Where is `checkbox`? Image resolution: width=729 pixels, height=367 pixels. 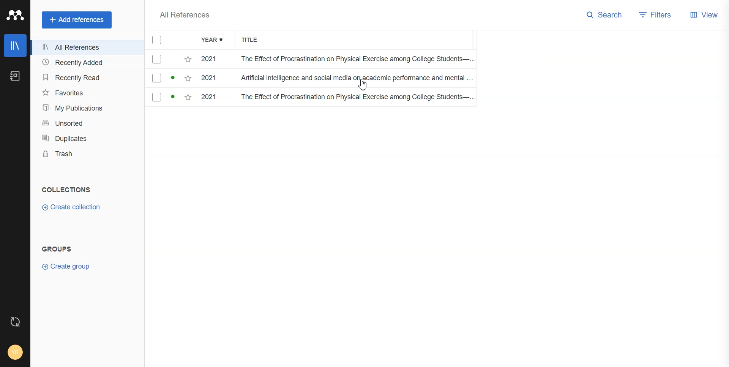 checkbox is located at coordinates (169, 98).